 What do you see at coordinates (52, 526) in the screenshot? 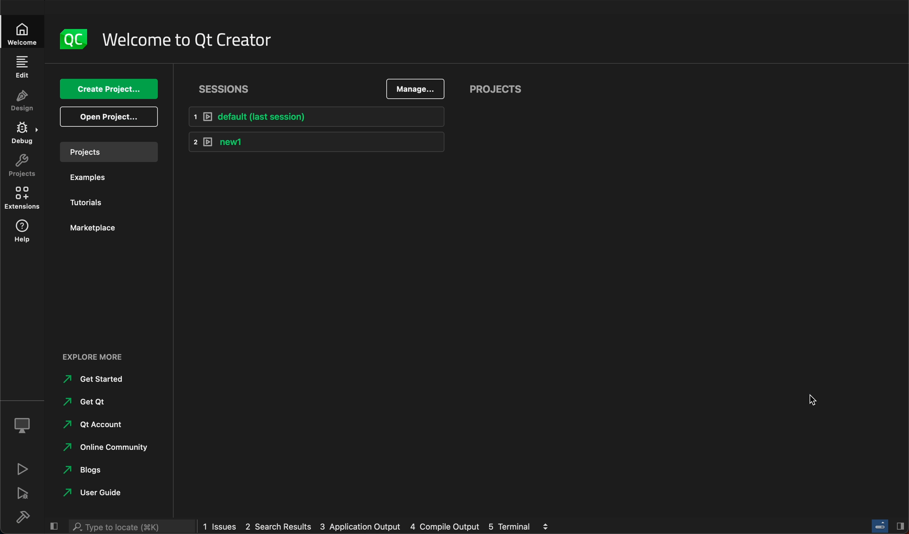
I see `hide/show left sidebar` at bounding box center [52, 526].